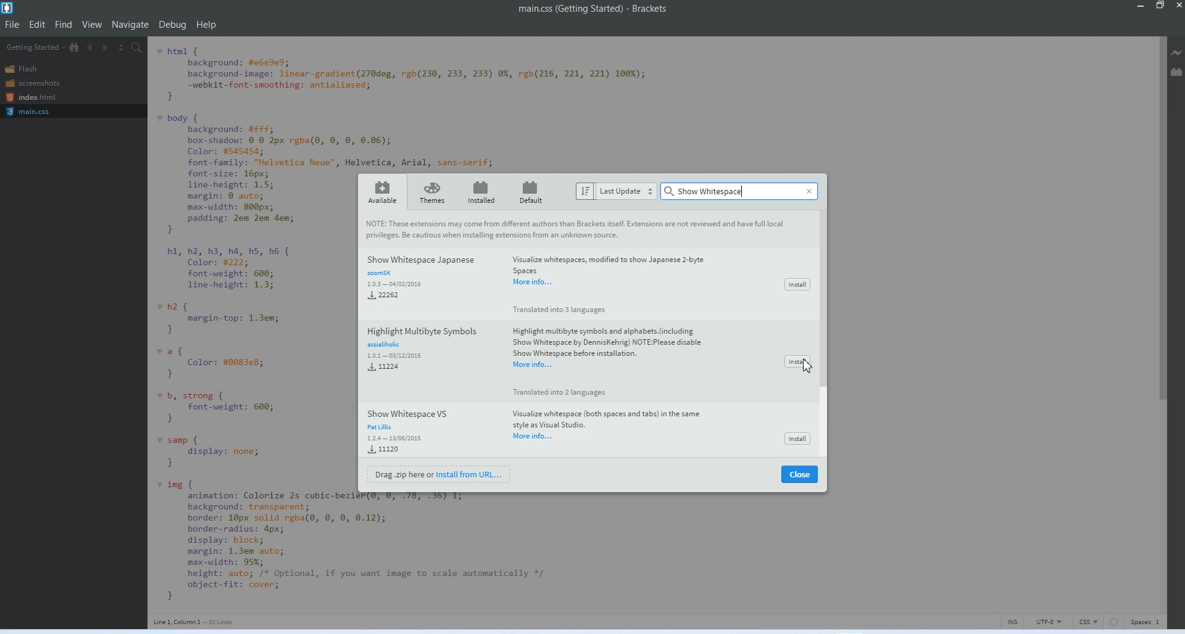 The image size is (1185, 634). Describe the element at coordinates (441, 474) in the screenshot. I see `Install from URL` at that location.